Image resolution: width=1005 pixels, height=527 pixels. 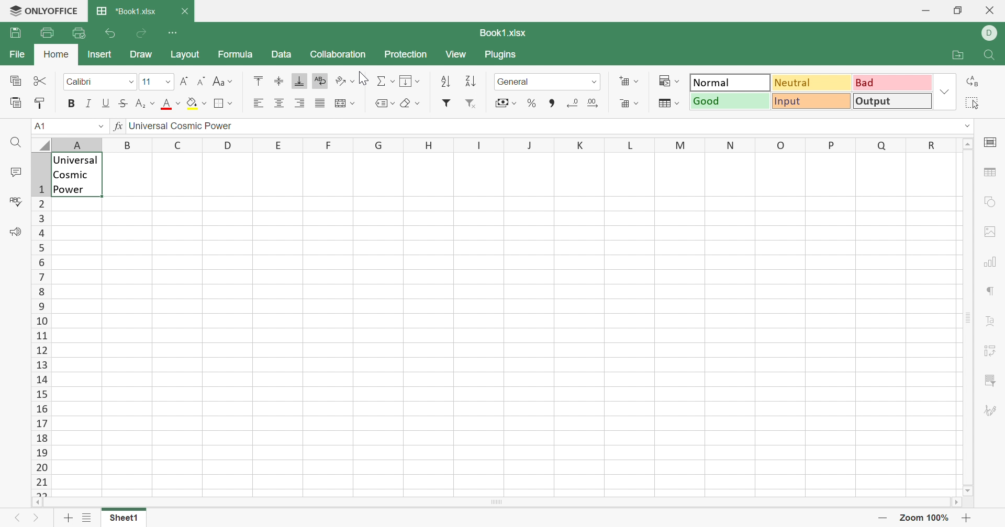 What do you see at coordinates (40, 517) in the screenshot?
I see `See next sheet` at bounding box center [40, 517].